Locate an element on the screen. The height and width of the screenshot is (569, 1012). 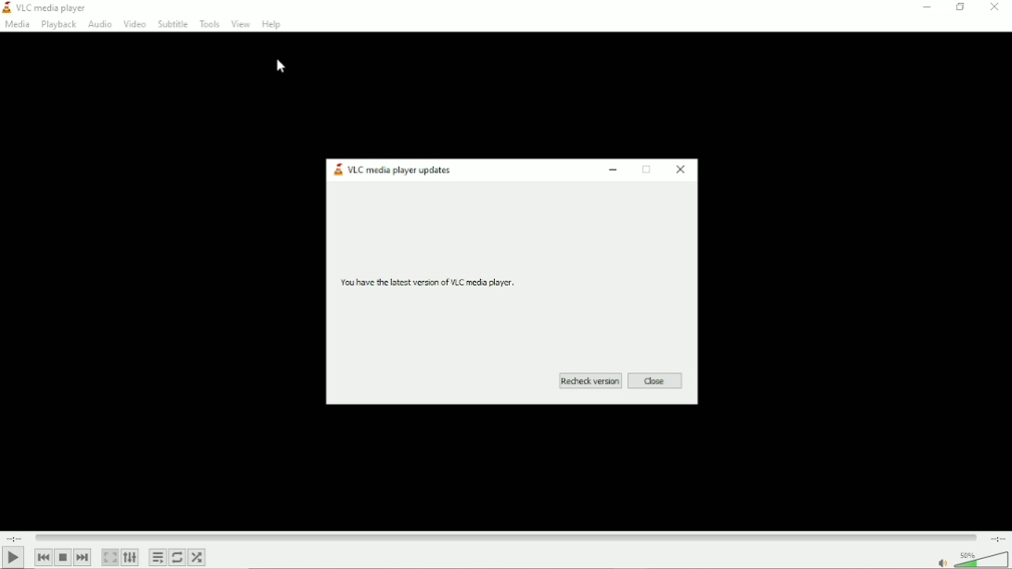
Stop playlist is located at coordinates (63, 558).